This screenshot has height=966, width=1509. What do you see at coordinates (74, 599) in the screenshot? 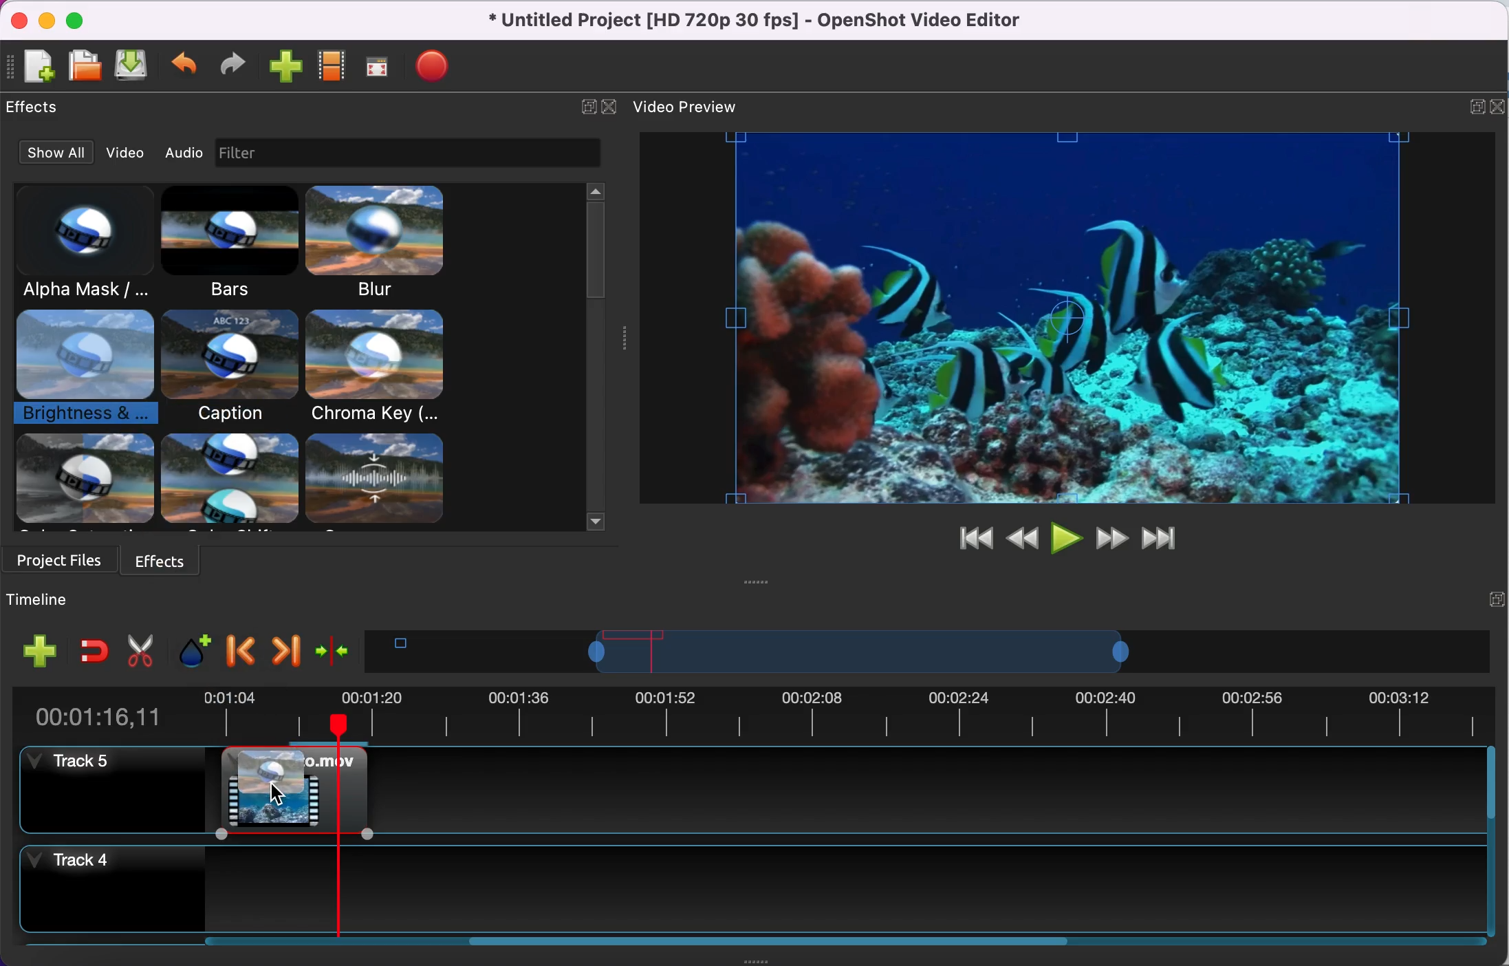
I see `timeline` at bounding box center [74, 599].